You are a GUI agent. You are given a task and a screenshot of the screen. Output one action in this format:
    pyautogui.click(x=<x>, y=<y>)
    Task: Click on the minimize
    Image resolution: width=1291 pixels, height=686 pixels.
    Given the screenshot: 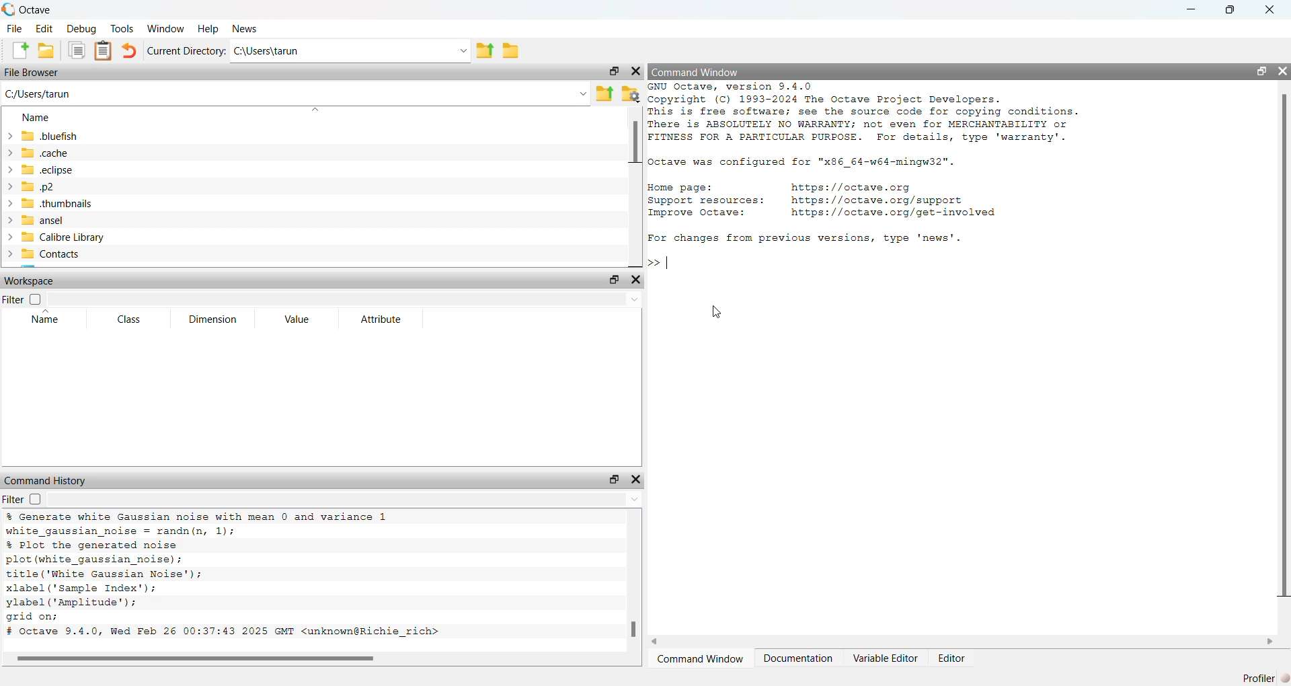 What is the action you would take?
    pyautogui.click(x=1189, y=11)
    